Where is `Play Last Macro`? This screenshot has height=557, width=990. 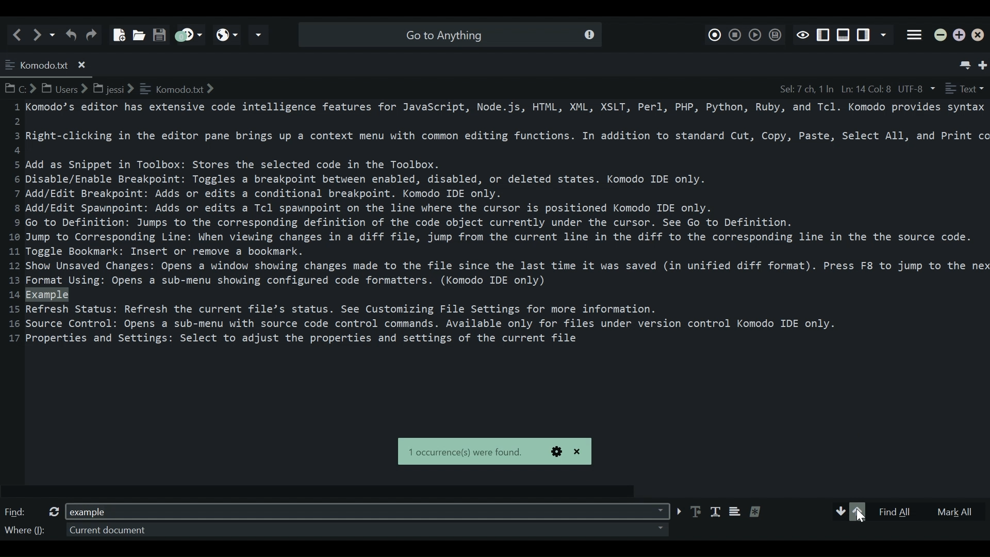 Play Last Macro is located at coordinates (754, 34).